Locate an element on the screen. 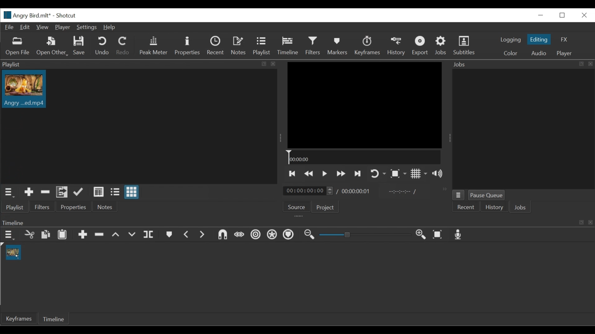  Clip is located at coordinates (13, 252).